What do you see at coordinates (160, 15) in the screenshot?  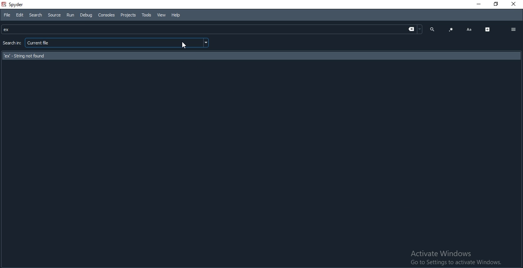 I see `View` at bounding box center [160, 15].